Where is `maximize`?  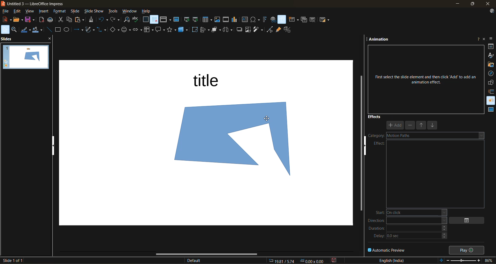 maximize is located at coordinates (471, 4).